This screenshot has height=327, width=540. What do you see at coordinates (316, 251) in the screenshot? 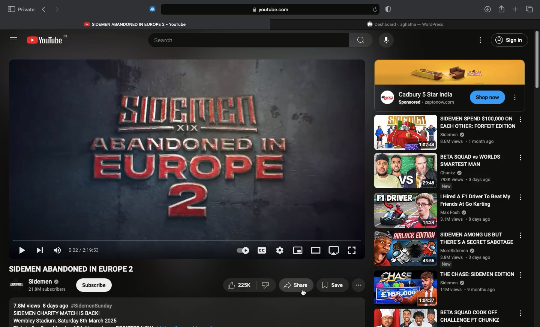
I see `Theatre` at bounding box center [316, 251].